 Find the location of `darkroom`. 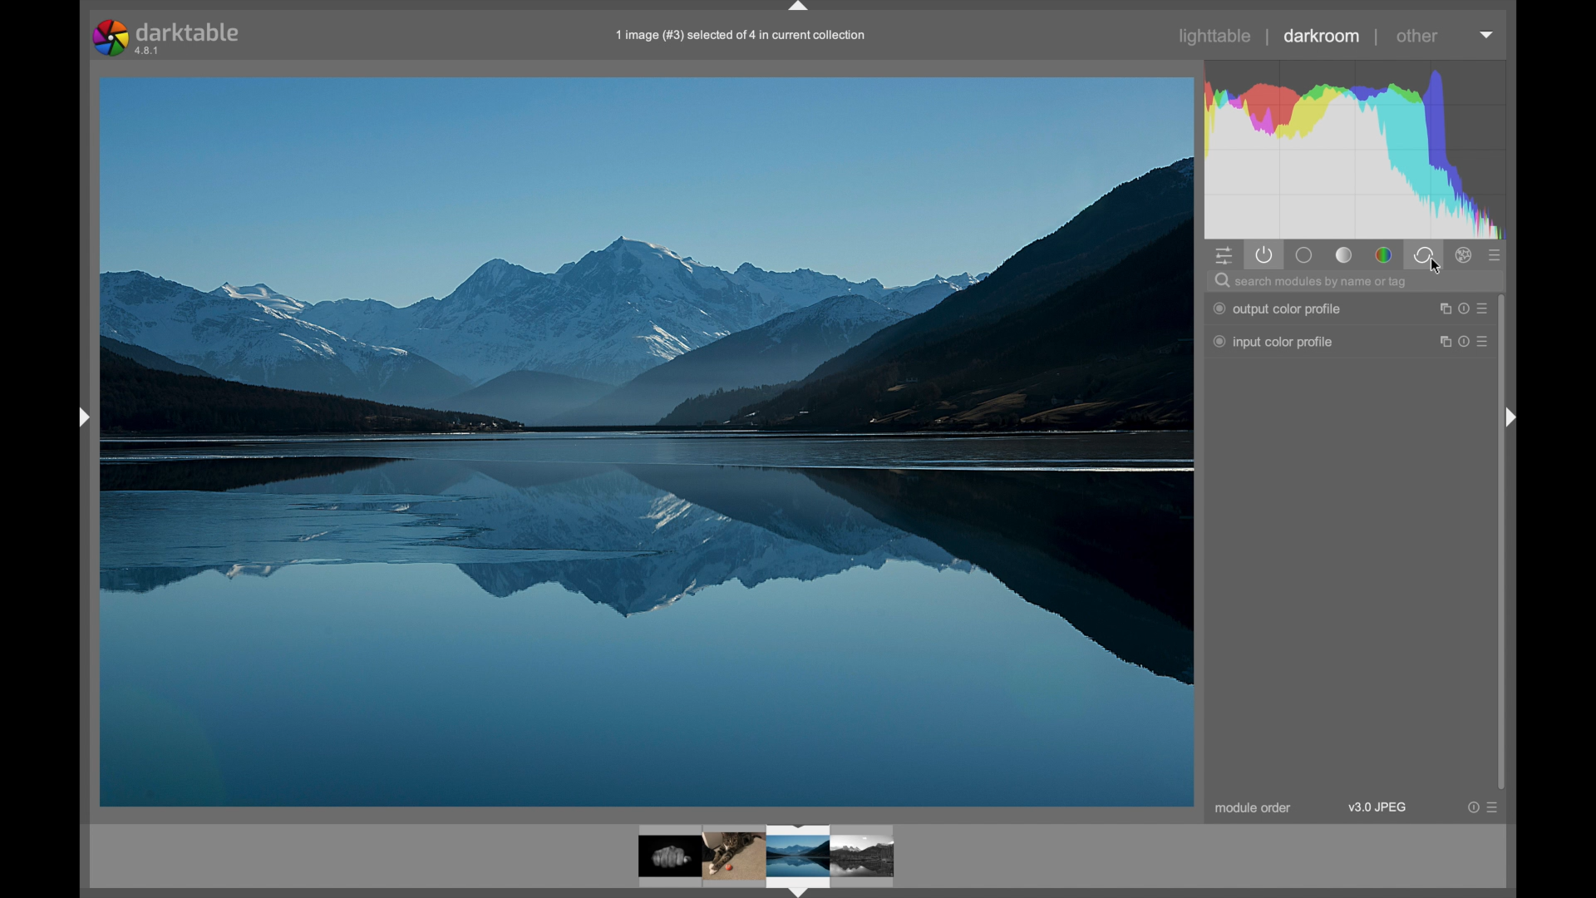

darkroom is located at coordinates (1322, 36).